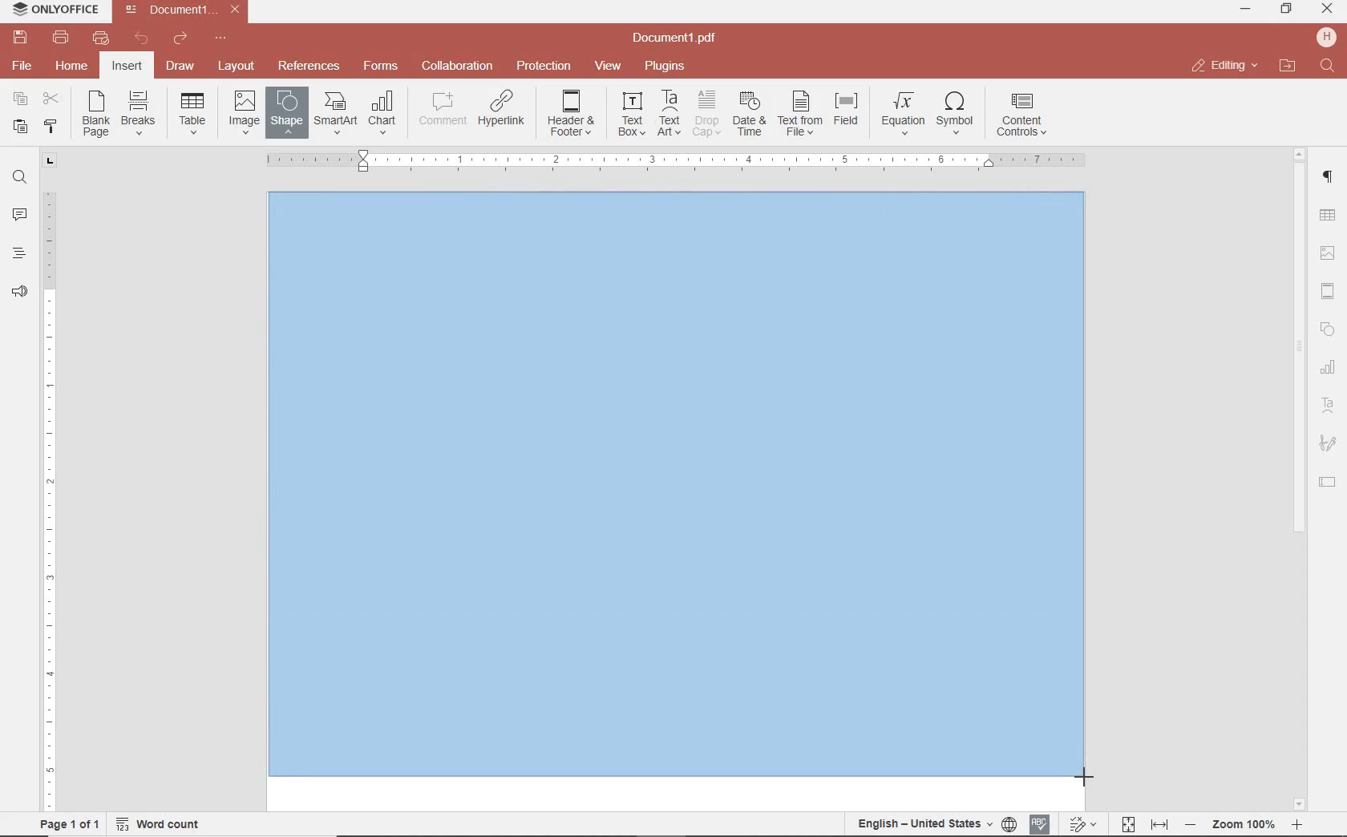  I want to click on insert, so click(126, 67).